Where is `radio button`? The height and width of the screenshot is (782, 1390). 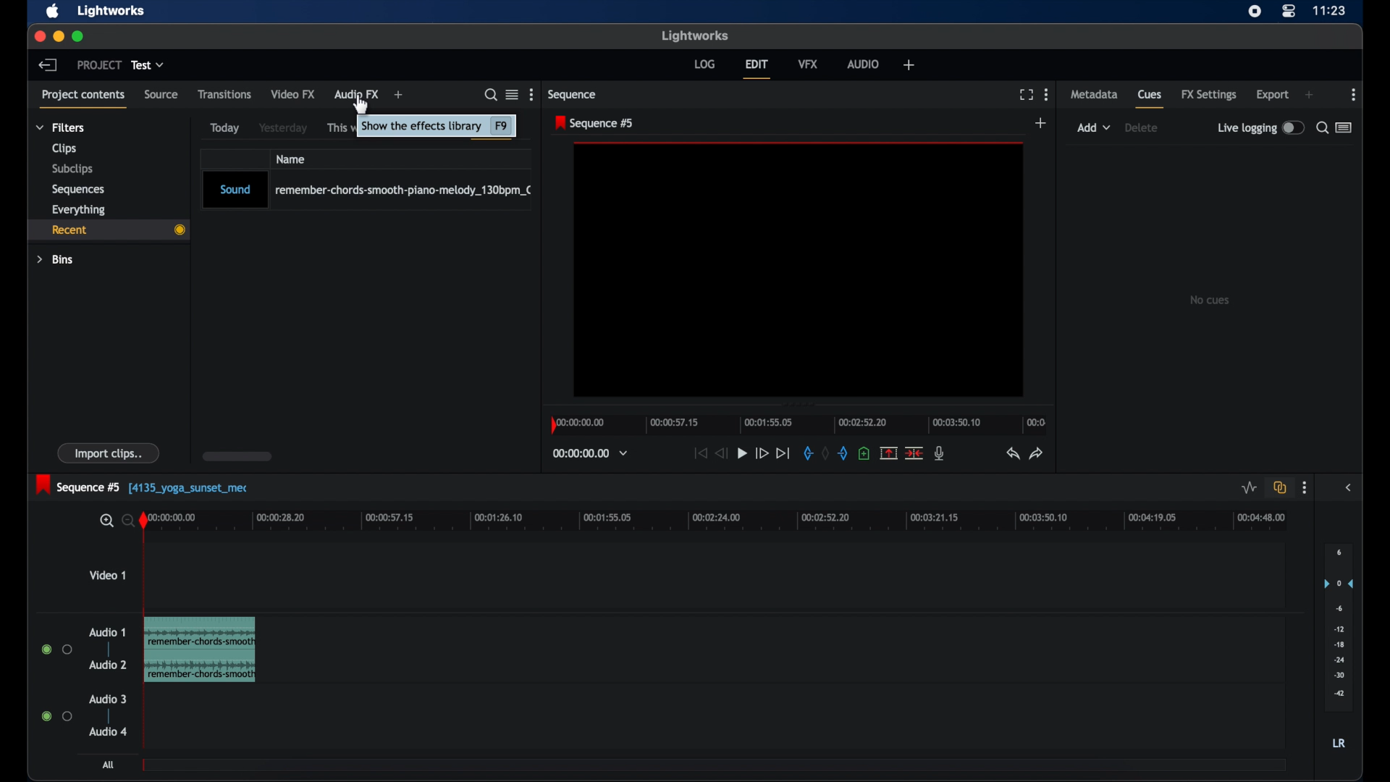 radio button is located at coordinates (57, 715).